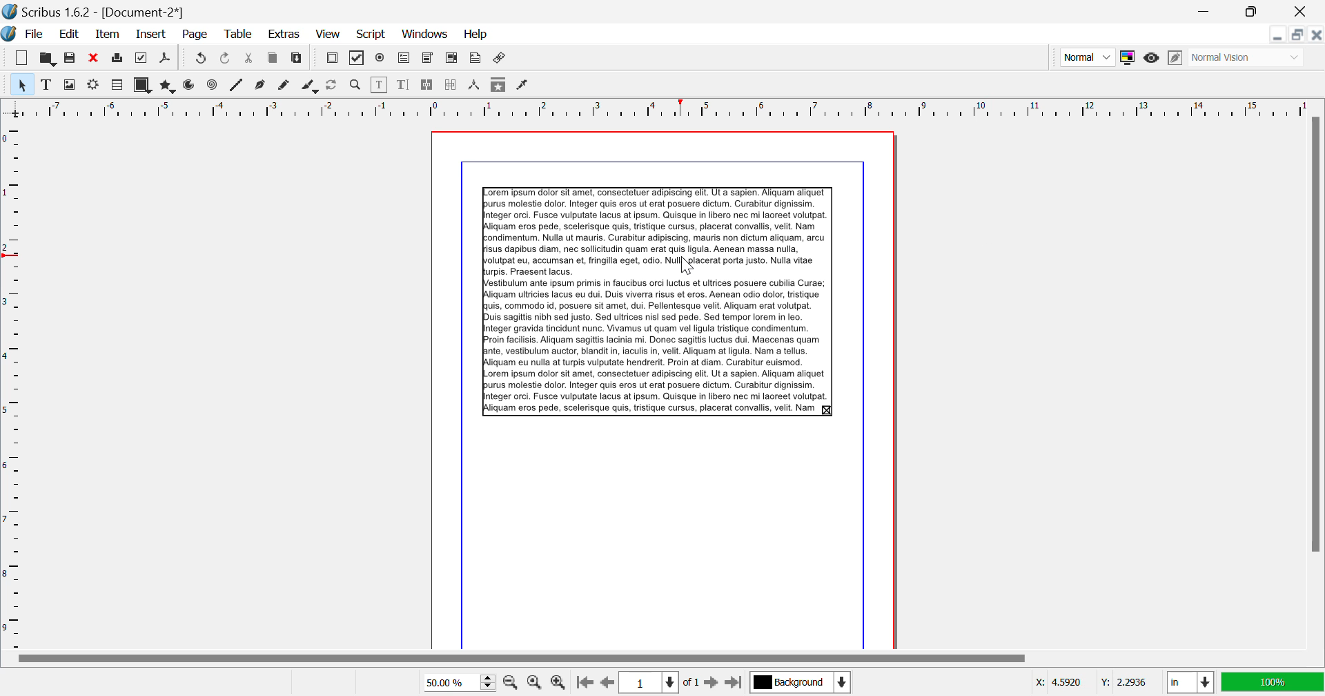  I want to click on View, so click(327, 35).